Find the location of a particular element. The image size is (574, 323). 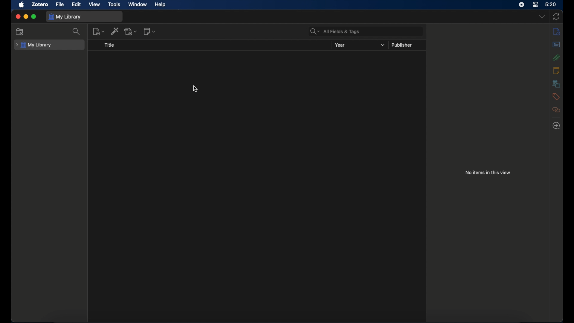

notes is located at coordinates (556, 70).